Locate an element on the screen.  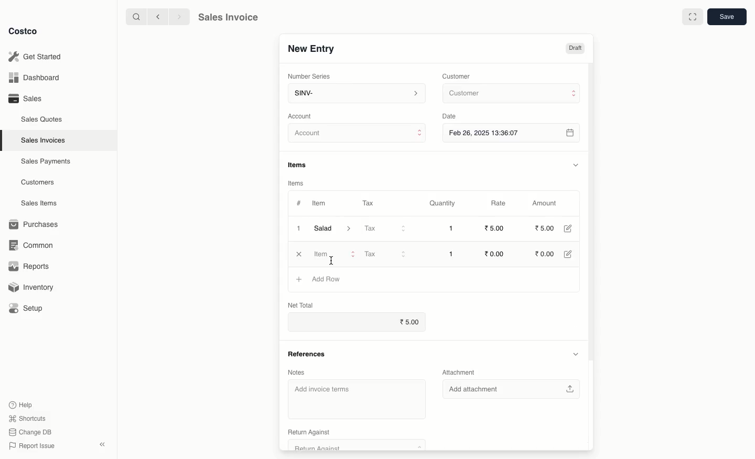
1 is located at coordinates (298, 228).